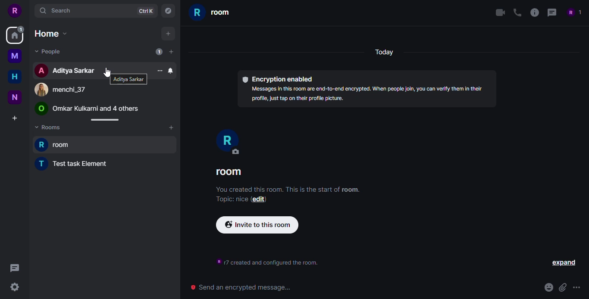 The height and width of the screenshot is (299, 589). I want to click on profile pic, so click(227, 142).